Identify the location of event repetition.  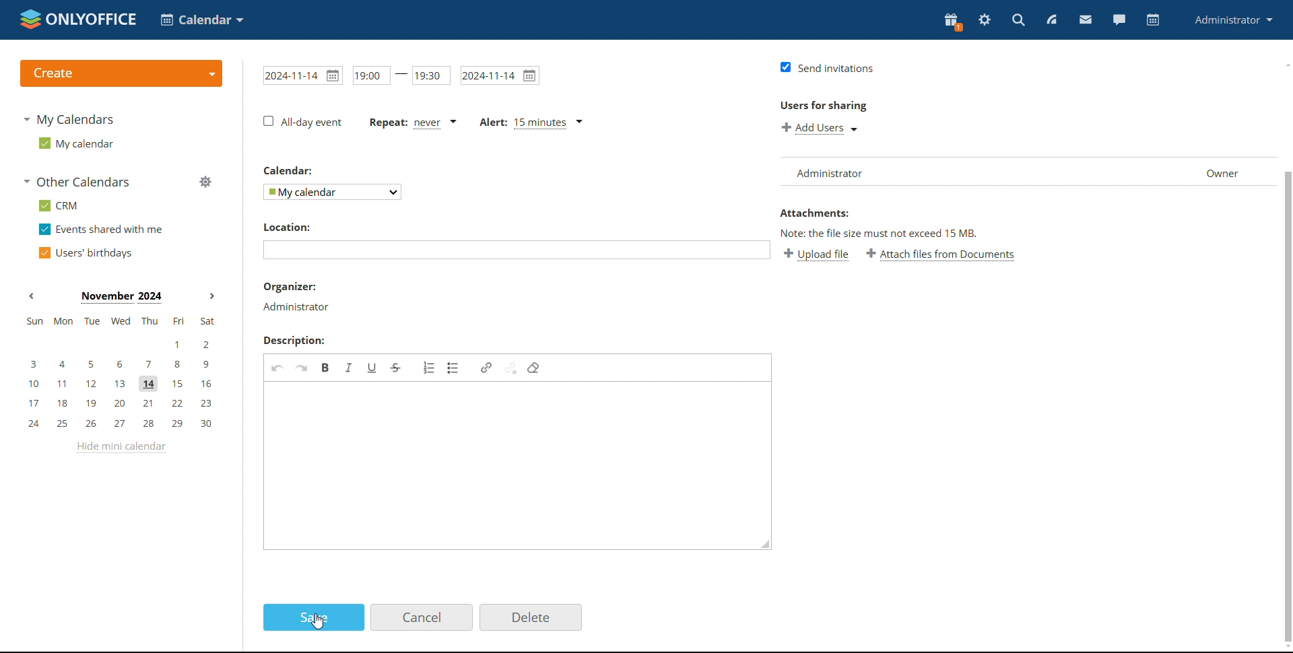
(414, 123).